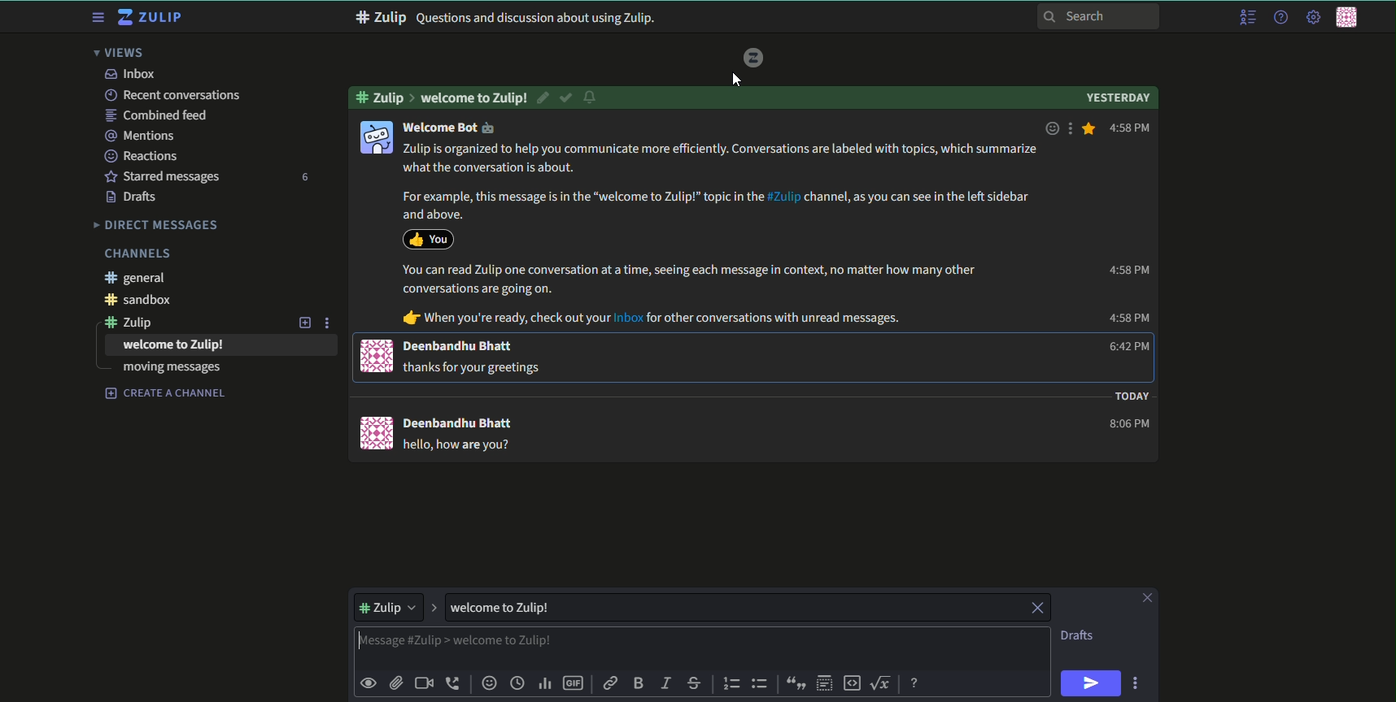  I want to click on resolved, so click(567, 97).